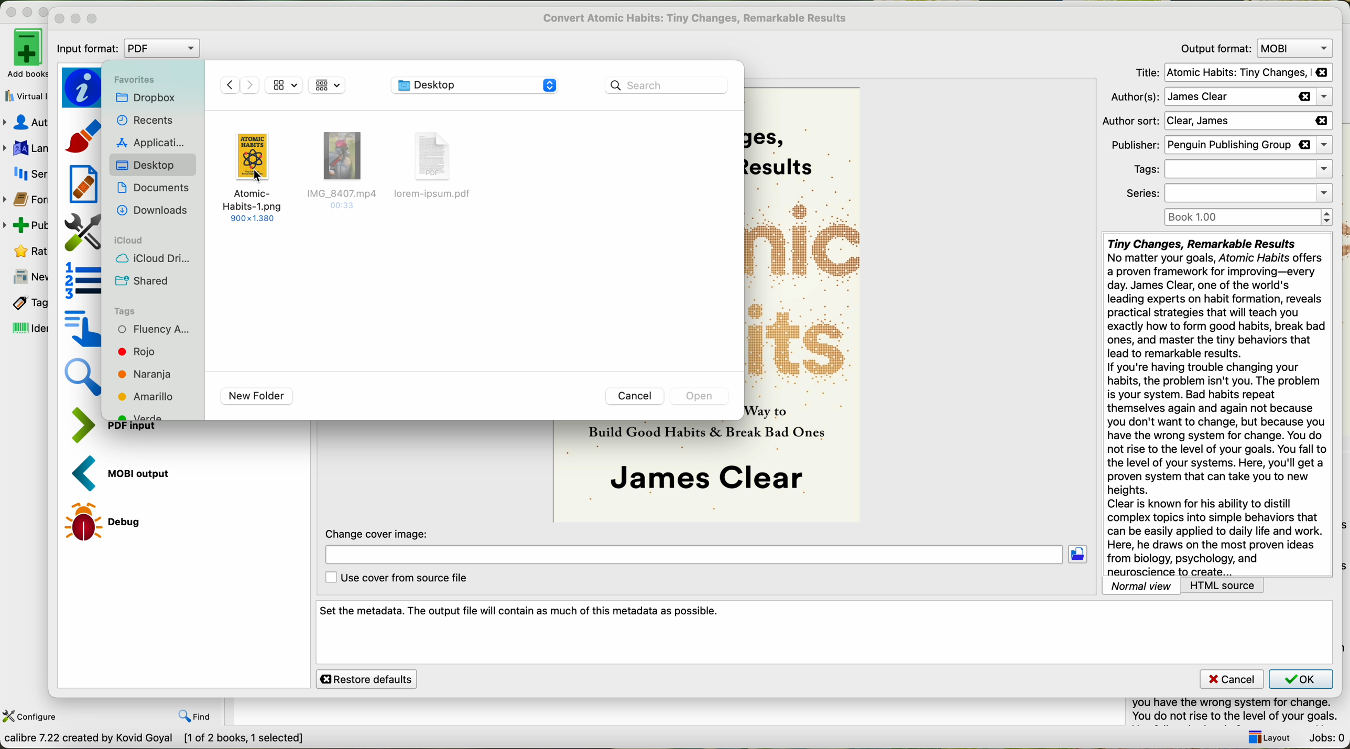 This screenshot has height=749, width=1350. Describe the element at coordinates (27, 303) in the screenshot. I see `tags` at that location.